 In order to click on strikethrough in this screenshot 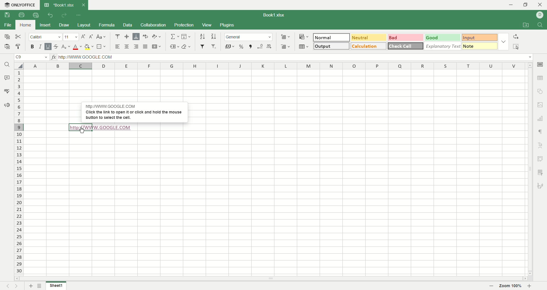, I will do `click(55, 47)`.